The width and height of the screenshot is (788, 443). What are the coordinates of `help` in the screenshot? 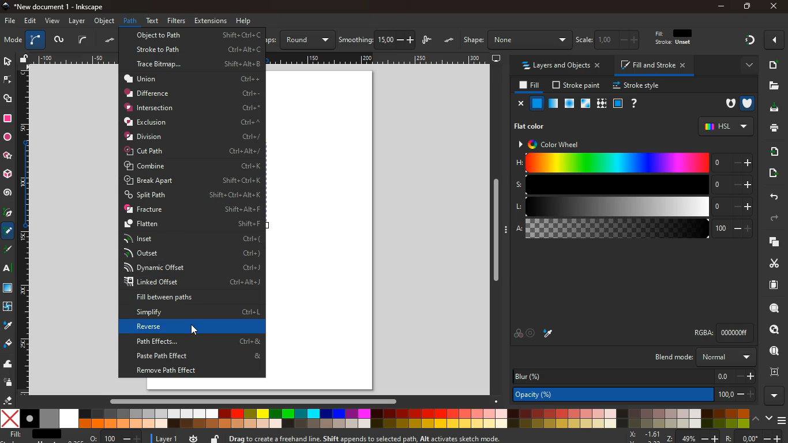 It's located at (244, 21).